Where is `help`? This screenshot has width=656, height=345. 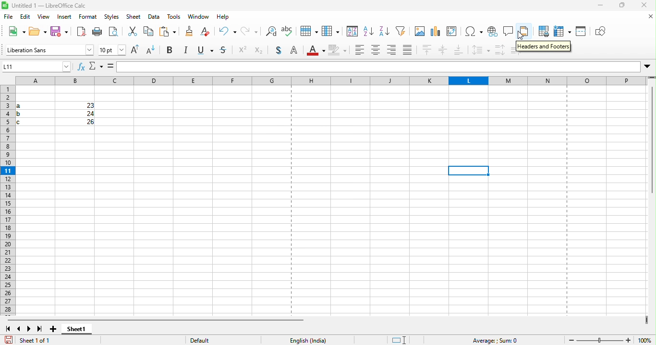 help is located at coordinates (221, 18).